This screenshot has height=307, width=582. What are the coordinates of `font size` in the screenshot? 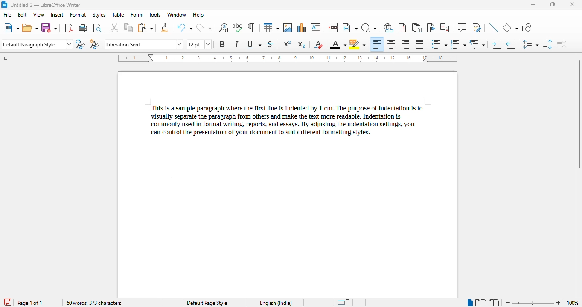 It's located at (199, 44).